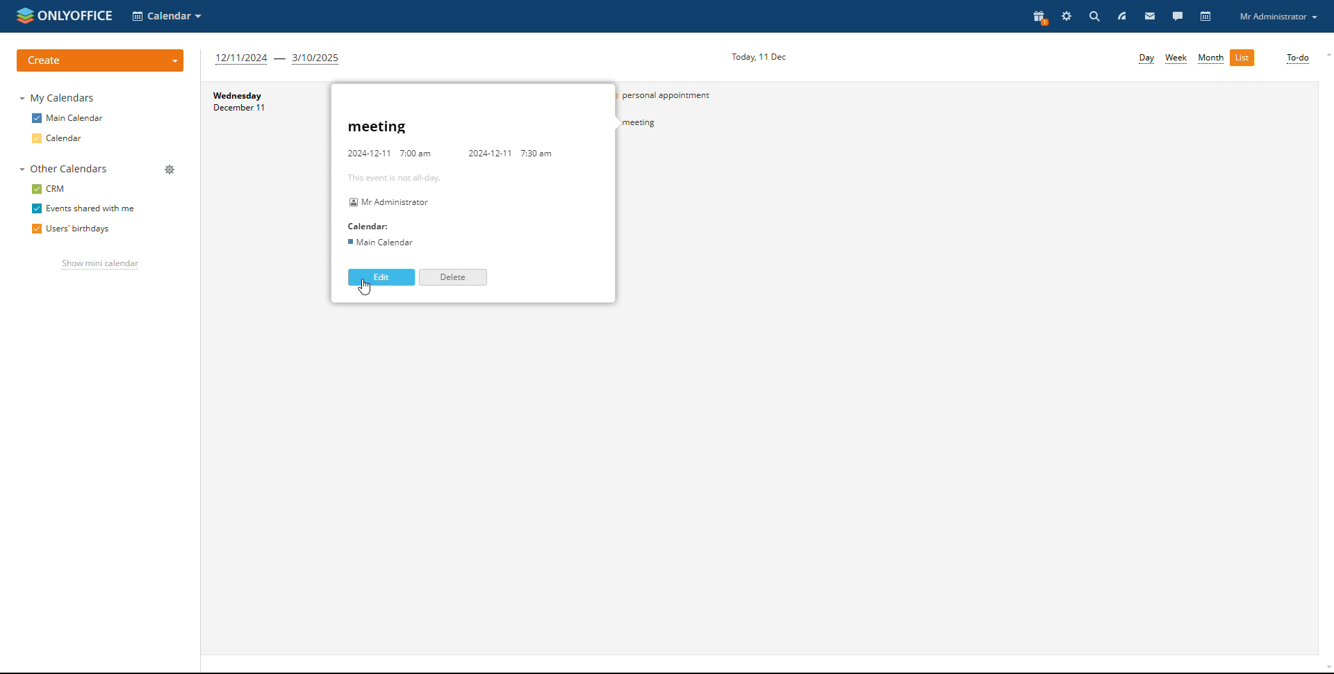 The image size is (1334, 674). Describe the element at coordinates (170, 171) in the screenshot. I see `manage` at that location.